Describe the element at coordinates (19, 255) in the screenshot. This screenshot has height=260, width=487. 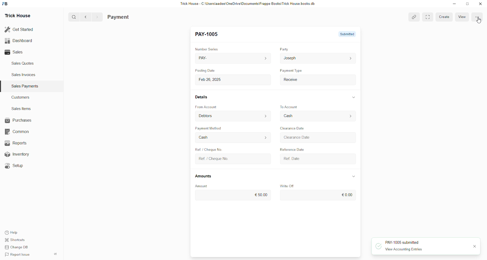
I see `Report Issue` at that location.